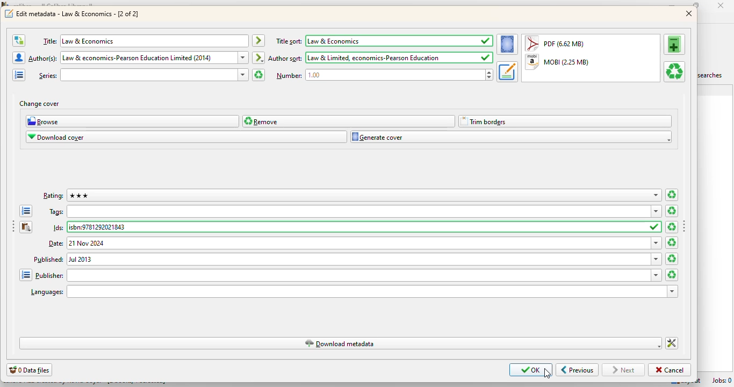 The image size is (734, 387). Describe the element at coordinates (671, 211) in the screenshot. I see `clear all tags` at that location.